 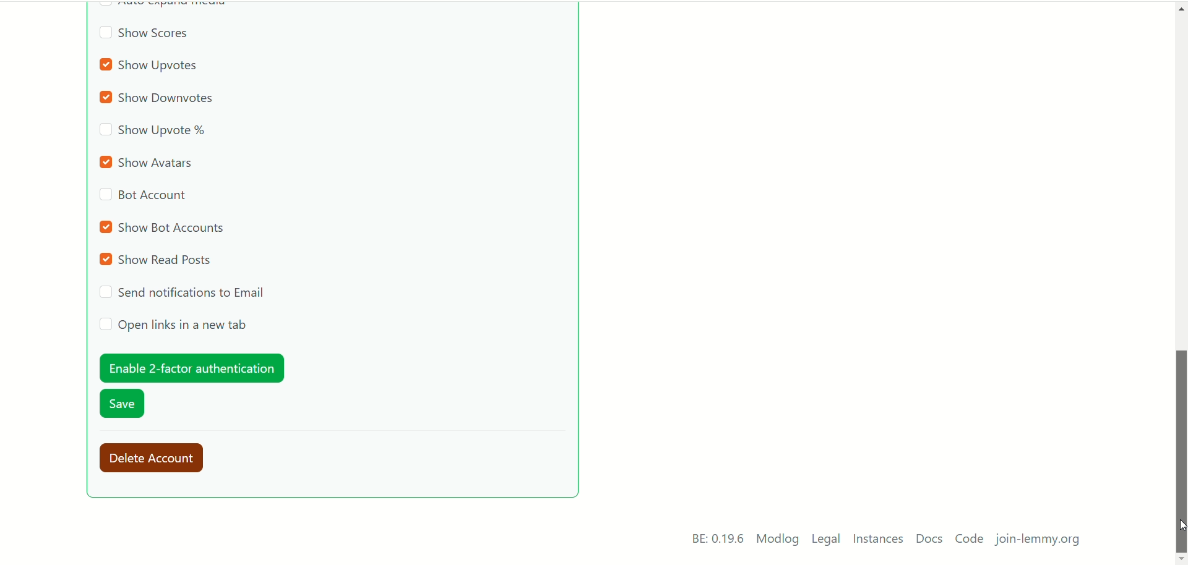 What do you see at coordinates (1181, 525) in the screenshot?
I see `Cursor` at bounding box center [1181, 525].